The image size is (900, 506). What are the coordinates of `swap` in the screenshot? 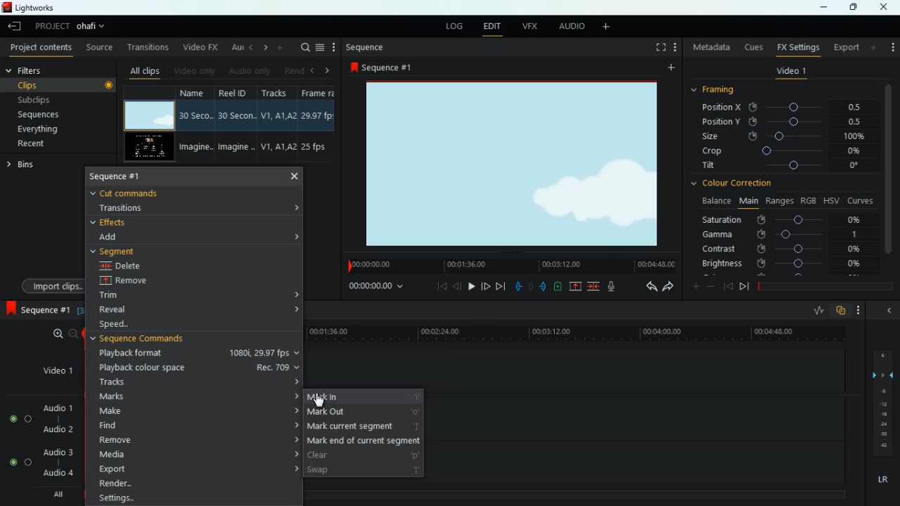 It's located at (365, 469).